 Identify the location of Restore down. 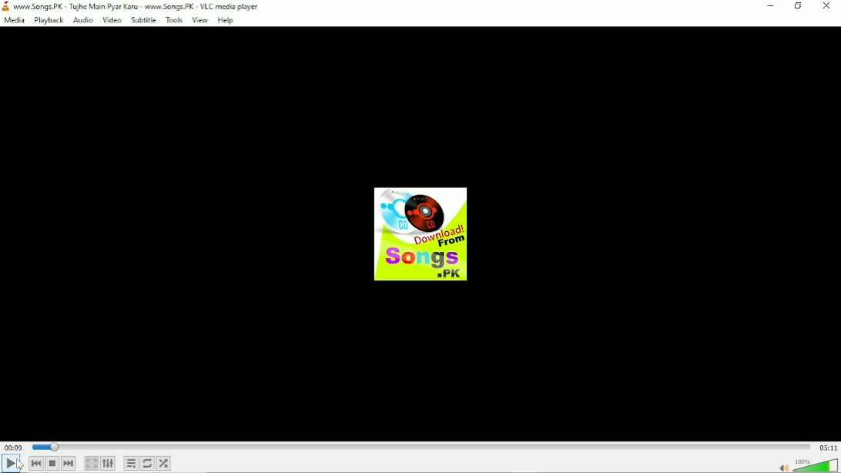
(795, 8).